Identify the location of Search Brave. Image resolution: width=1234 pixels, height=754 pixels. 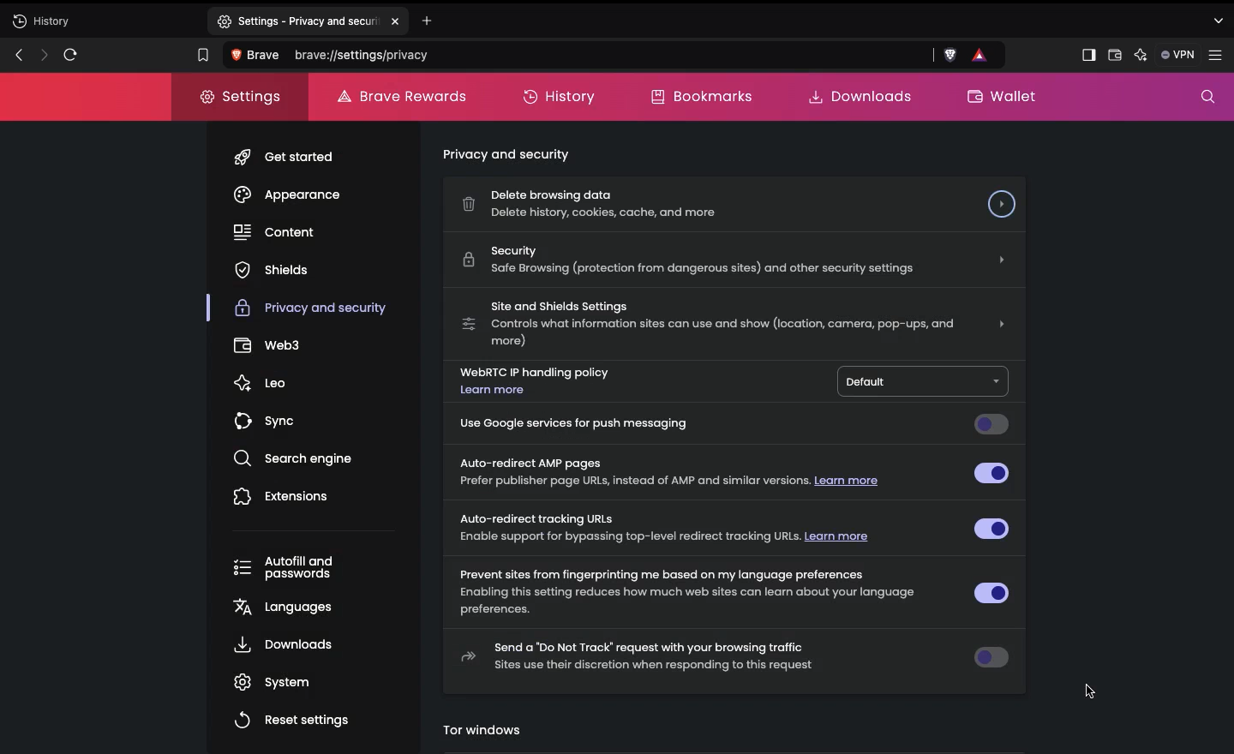
(575, 55).